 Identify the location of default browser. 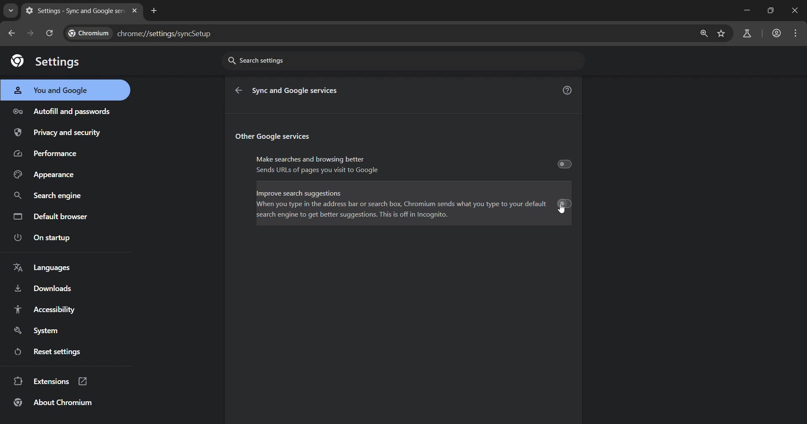
(49, 216).